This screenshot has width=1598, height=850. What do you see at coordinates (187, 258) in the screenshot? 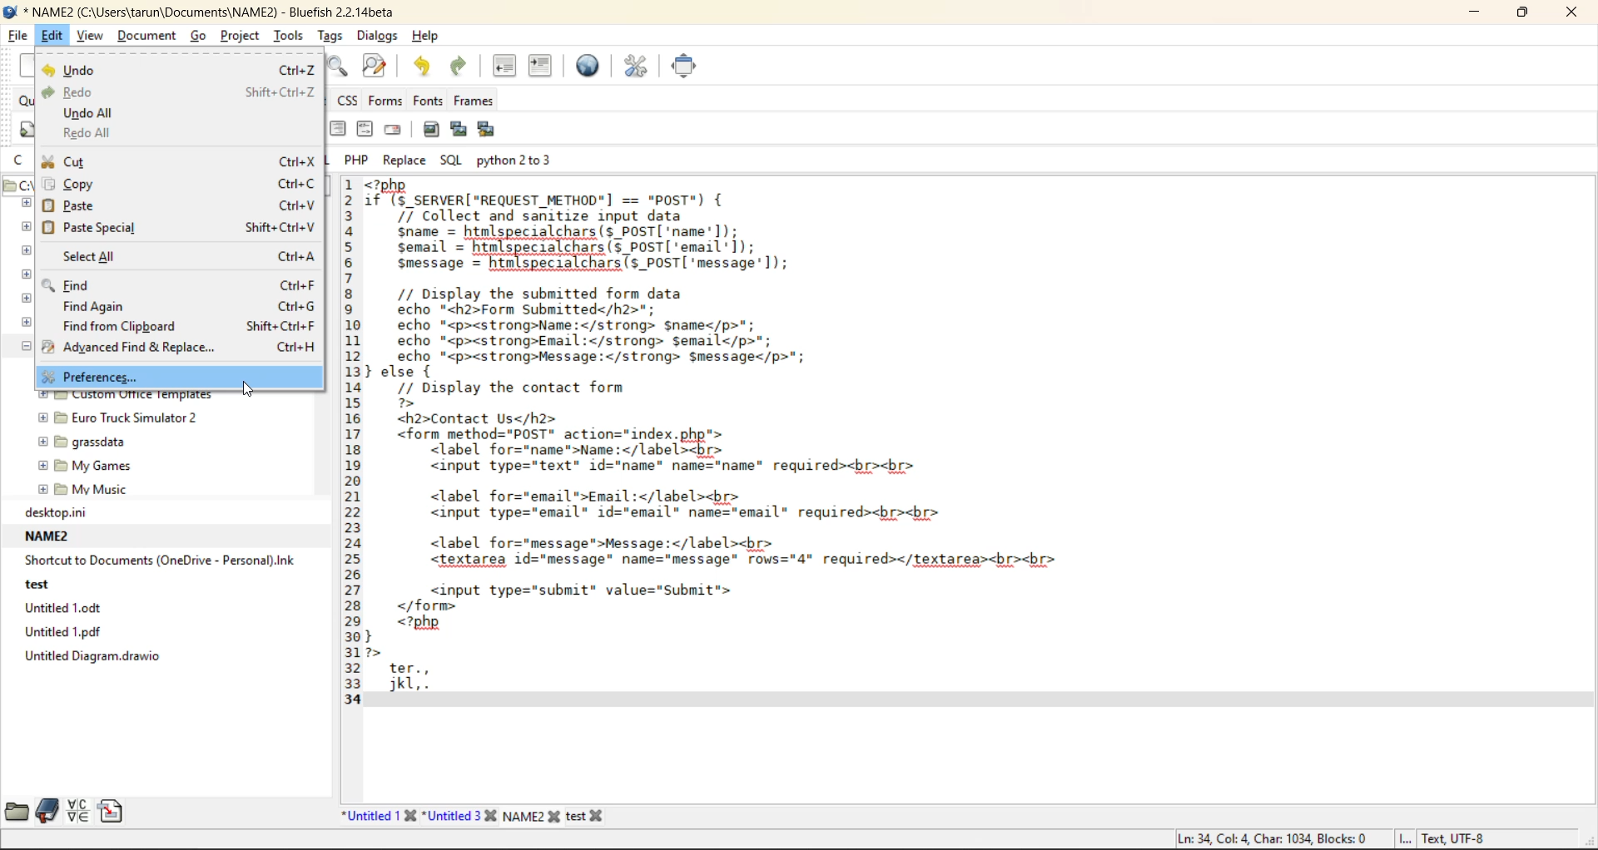
I see `select all` at bounding box center [187, 258].